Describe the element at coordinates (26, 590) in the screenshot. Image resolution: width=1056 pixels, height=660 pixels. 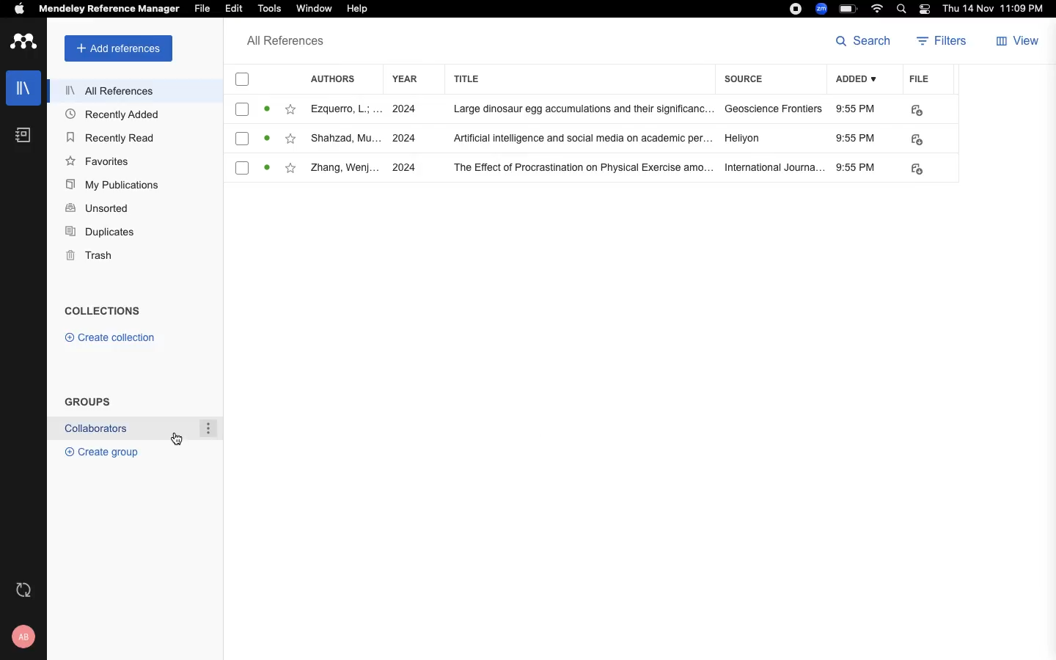
I see `refresh` at that location.